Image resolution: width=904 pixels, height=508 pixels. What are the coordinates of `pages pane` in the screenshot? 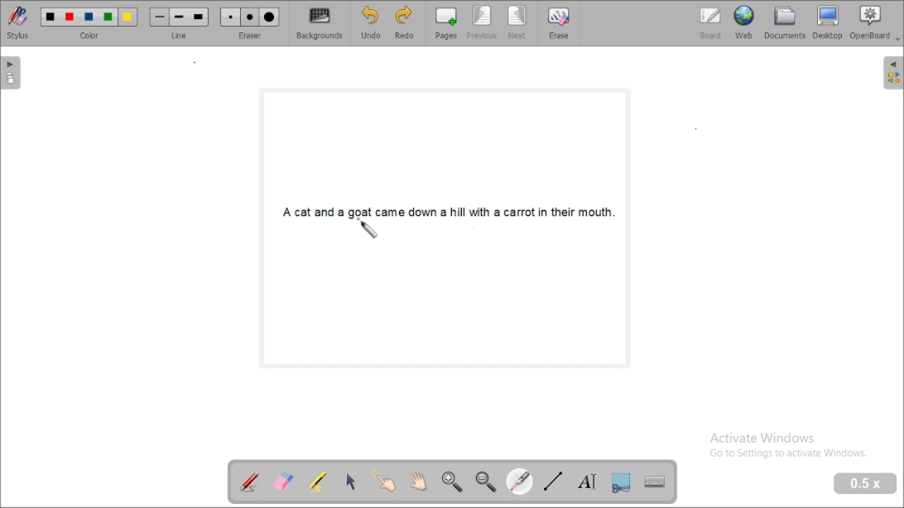 It's located at (13, 73).